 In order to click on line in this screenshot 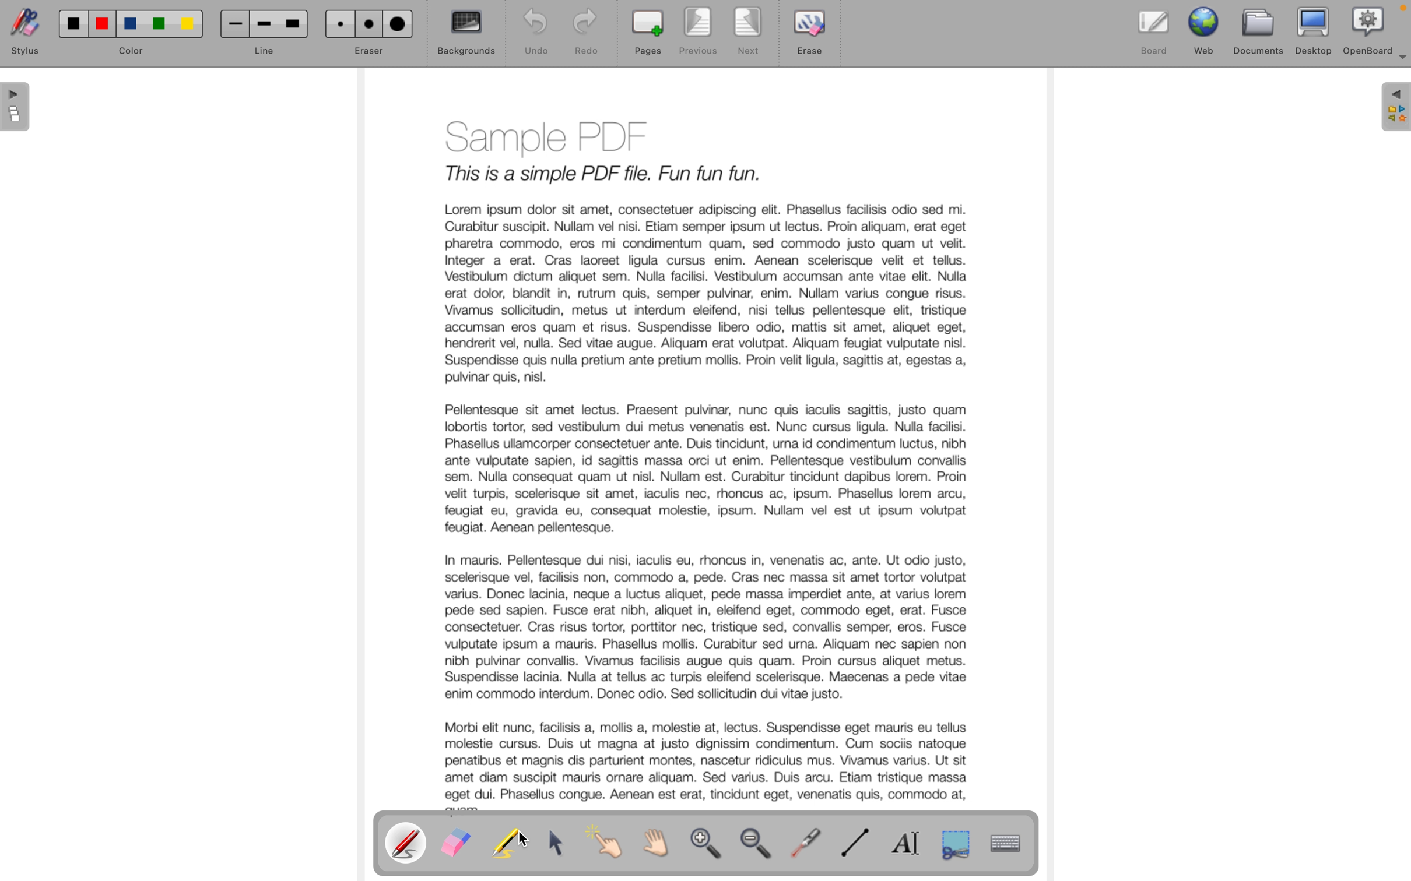, I will do `click(262, 35)`.